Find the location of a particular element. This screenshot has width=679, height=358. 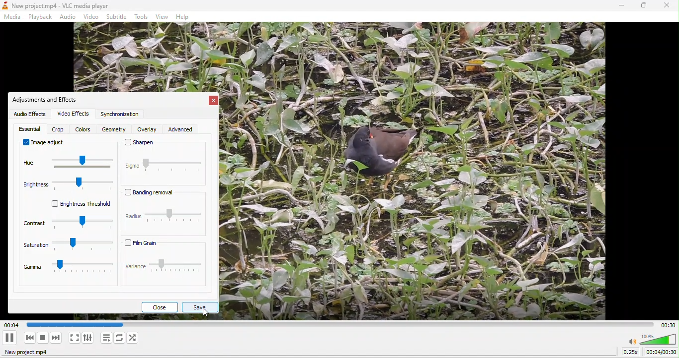

gama is located at coordinates (67, 271).